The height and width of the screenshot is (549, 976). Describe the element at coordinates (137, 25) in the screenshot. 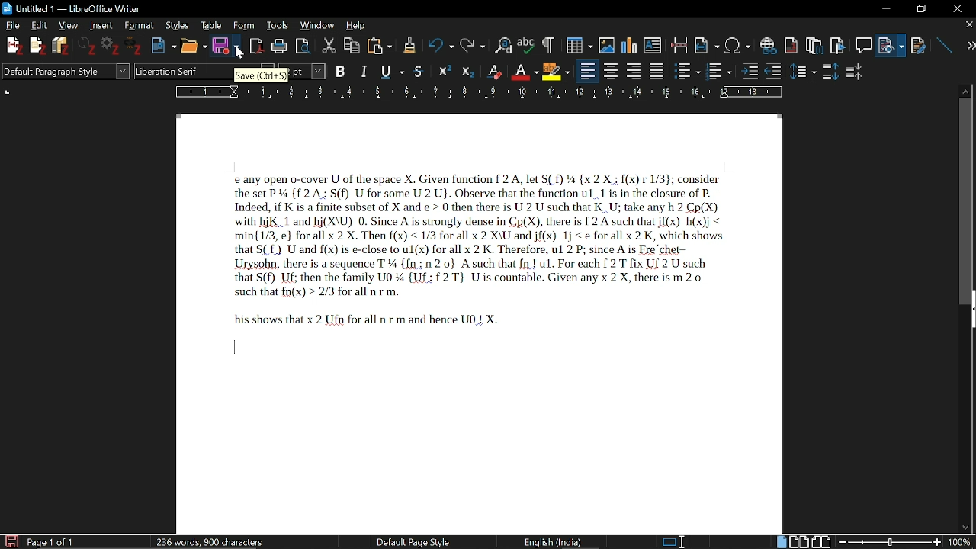

I see `Format` at that location.